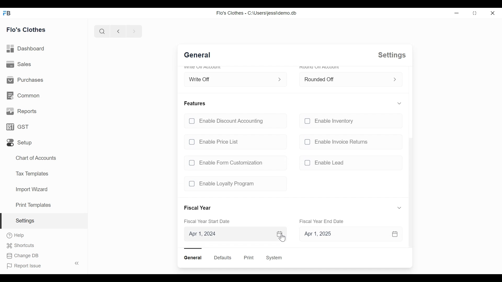 The width and height of the screenshot is (502, 282). Describe the element at coordinates (32, 173) in the screenshot. I see `Tax Templates` at that location.